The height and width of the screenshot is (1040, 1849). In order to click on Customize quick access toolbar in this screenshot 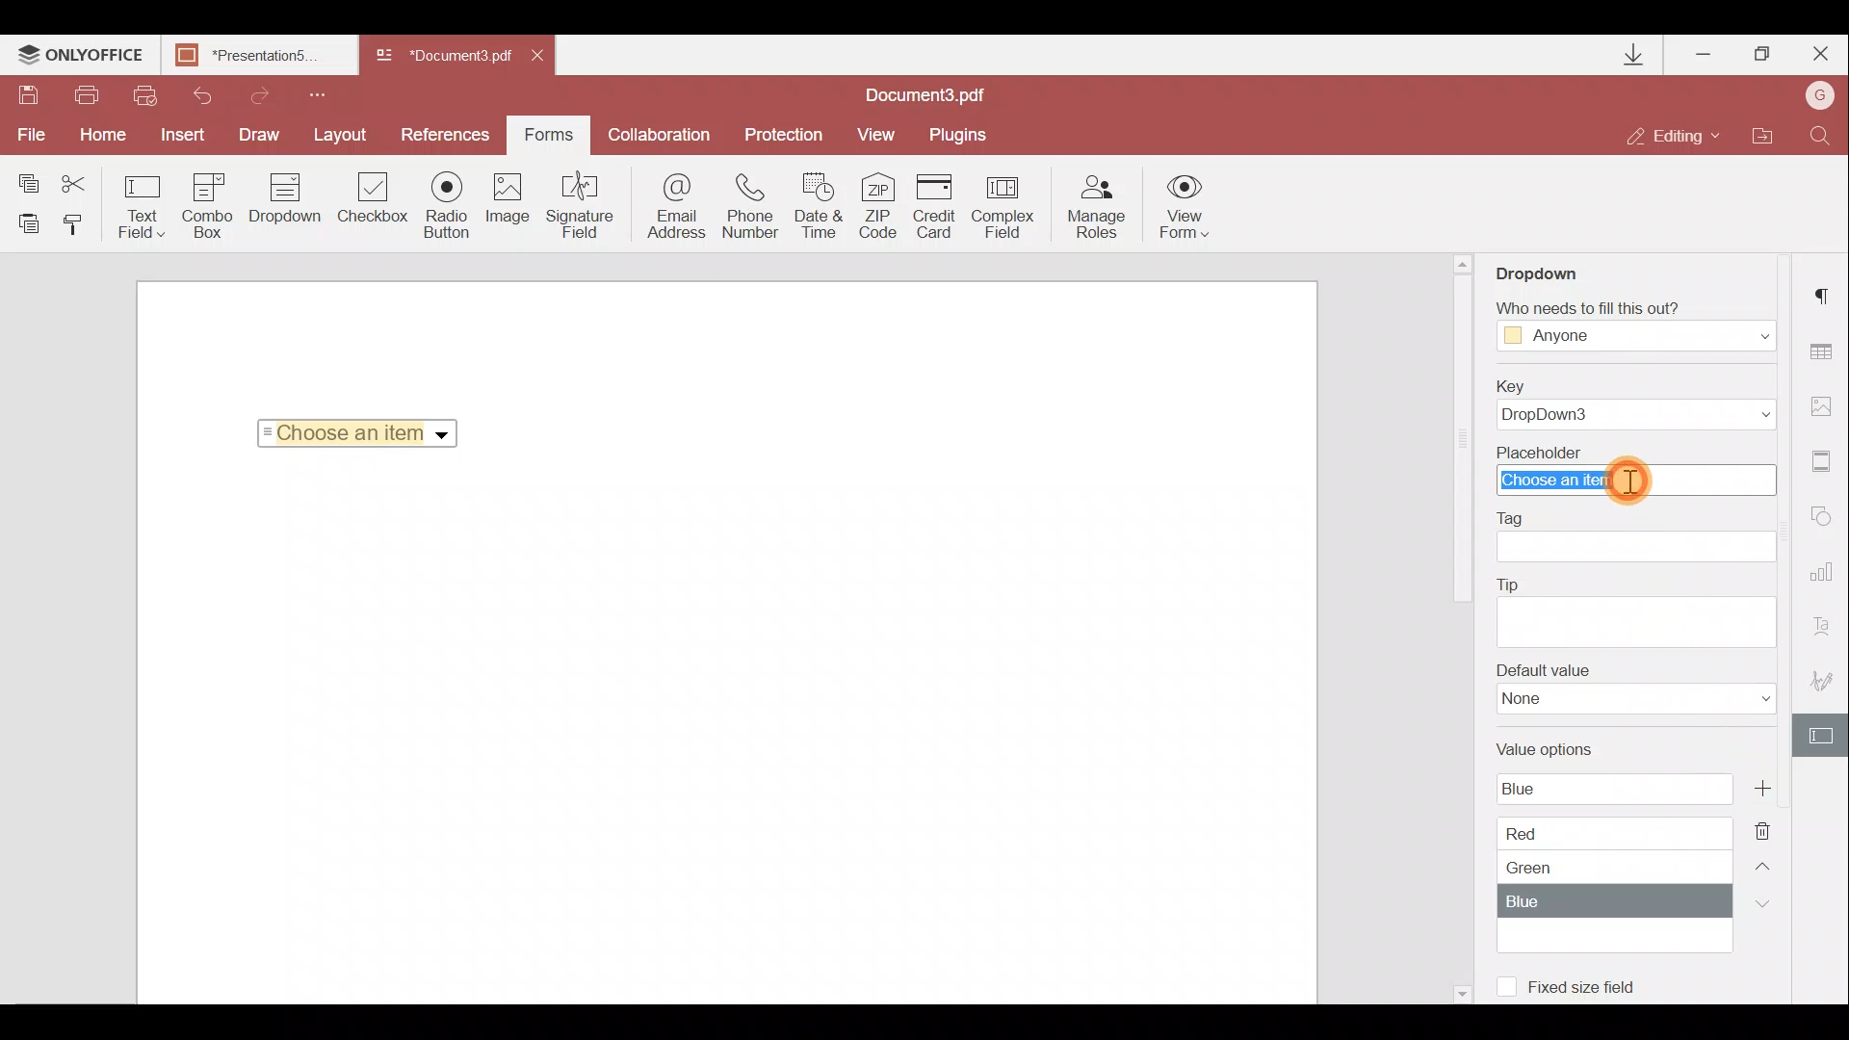, I will do `click(325, 94)`.